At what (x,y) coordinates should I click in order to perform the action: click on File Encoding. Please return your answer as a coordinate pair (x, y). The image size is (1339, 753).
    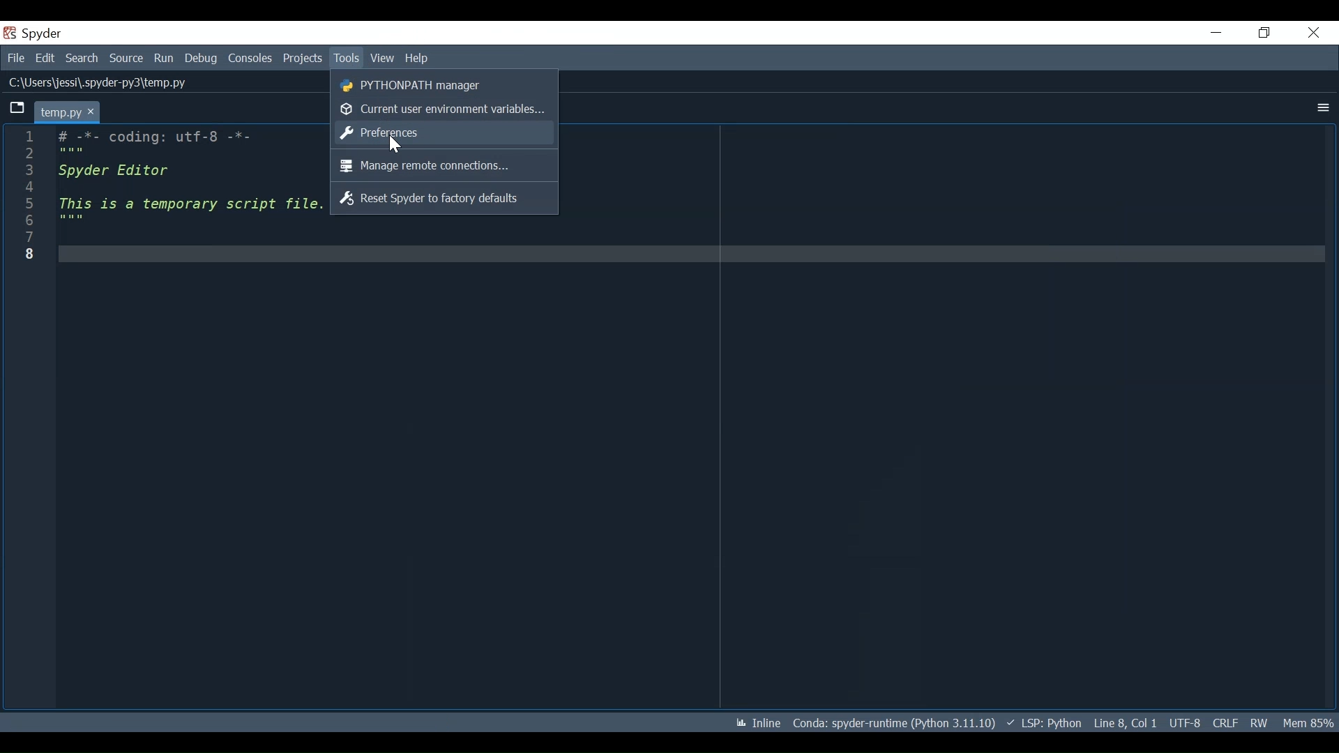
    Looking at the image, I should click on (1186, 723).